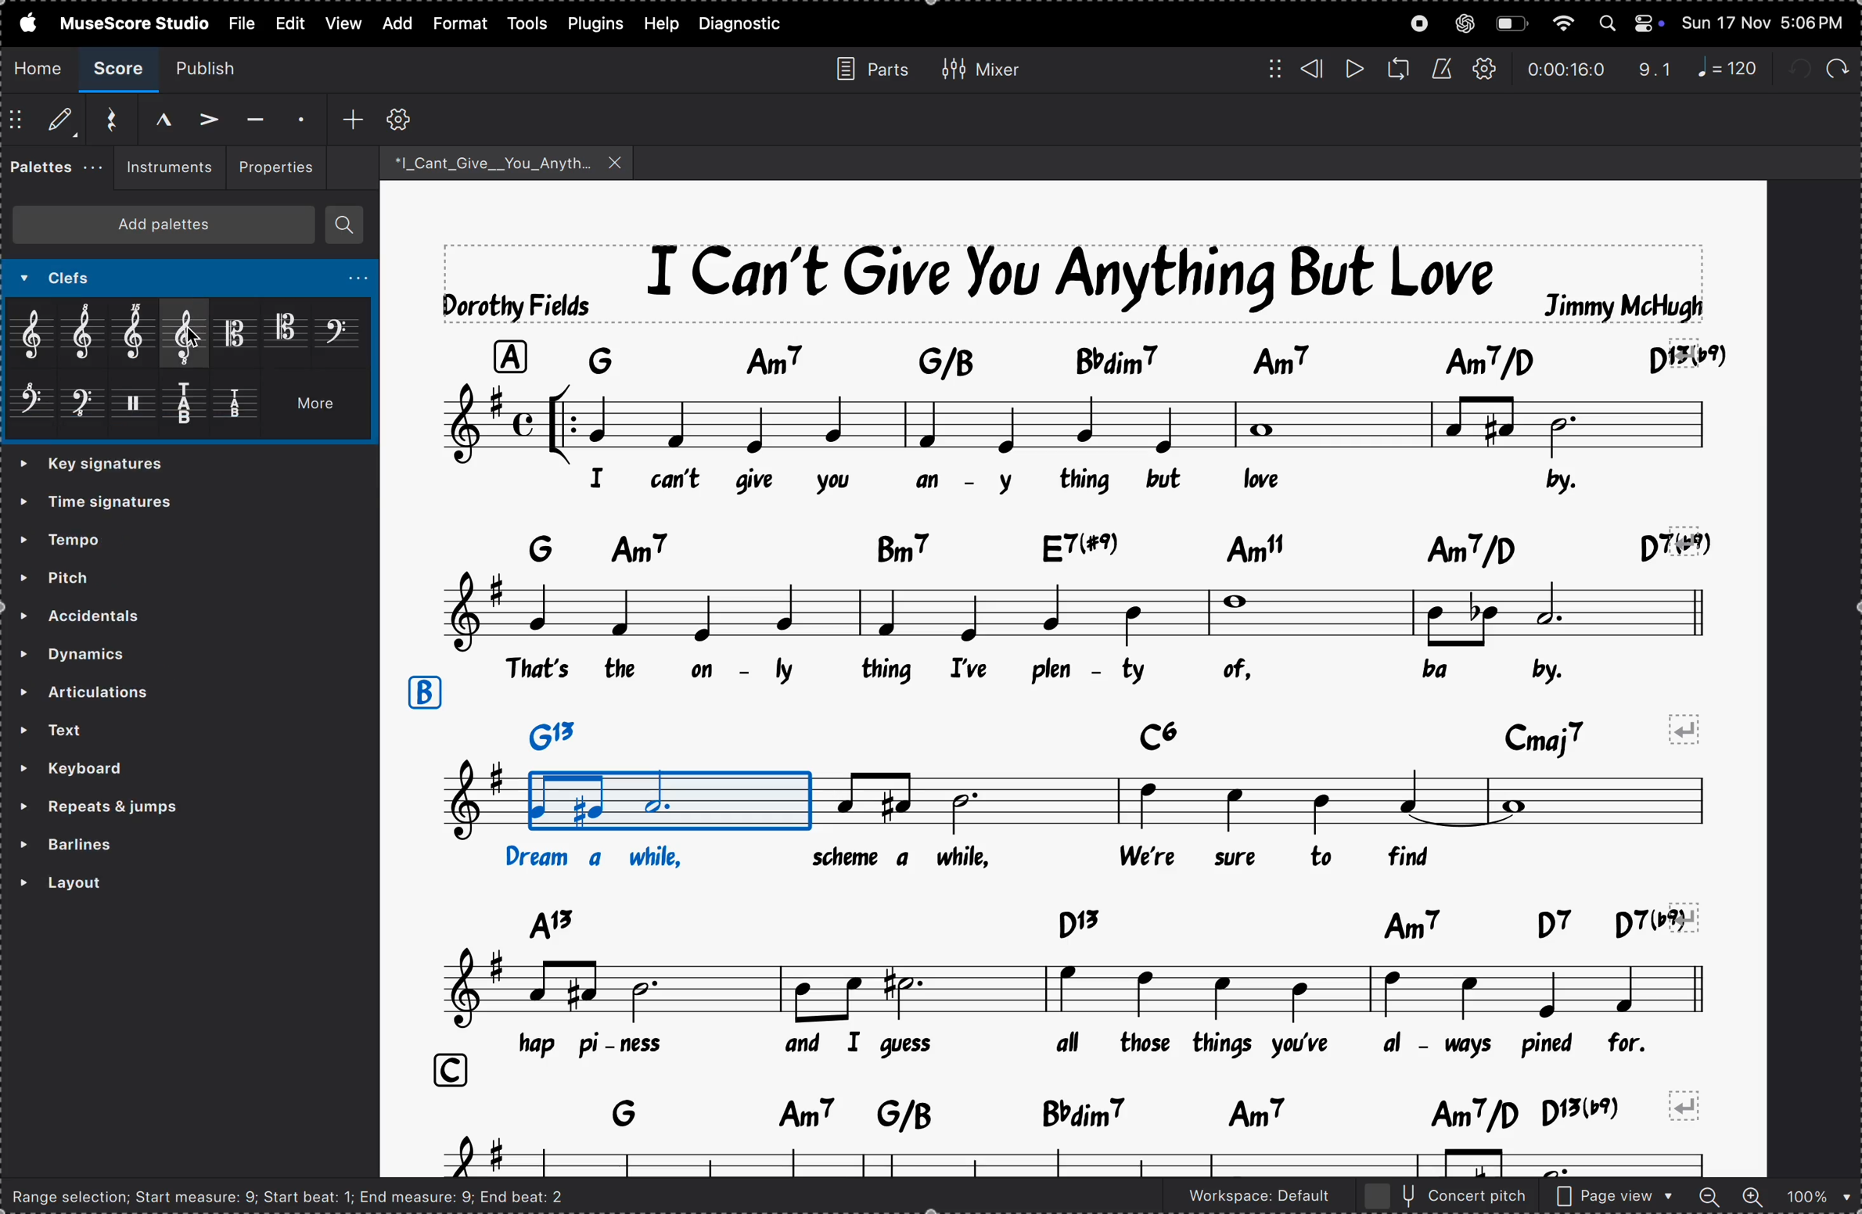  I want to click on row, so click(422, 693).